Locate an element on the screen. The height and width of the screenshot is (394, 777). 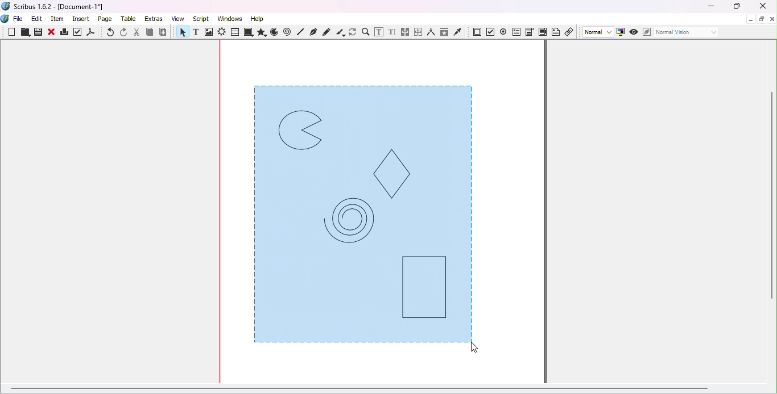
Table is located at coordinates (234, 32).